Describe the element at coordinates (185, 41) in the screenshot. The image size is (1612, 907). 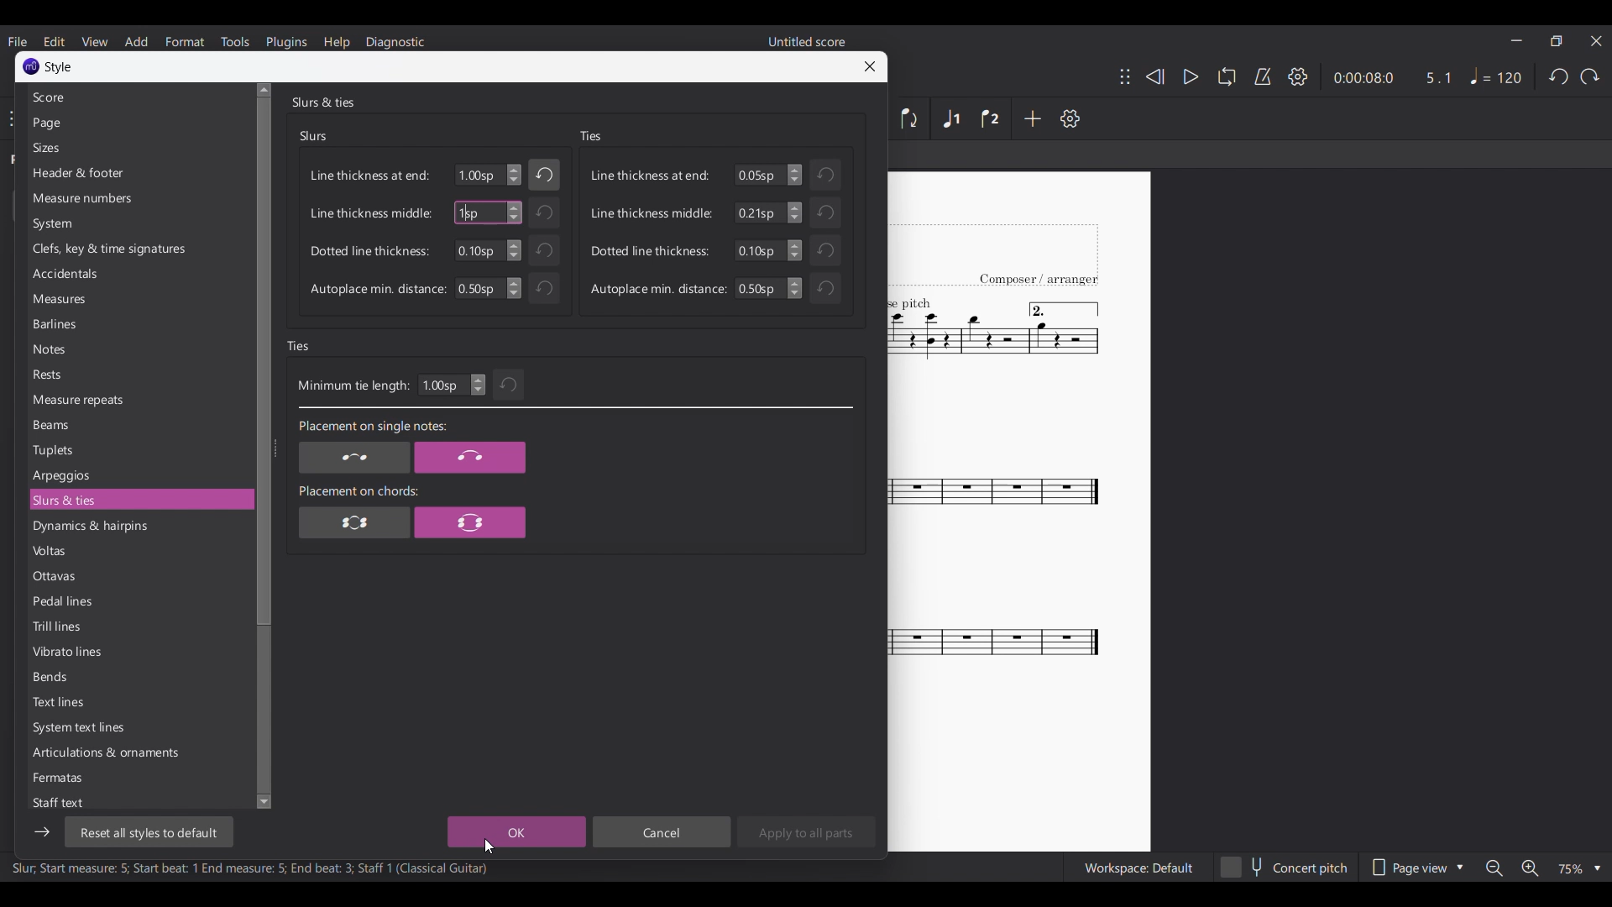
I see `Format menu` at that location.